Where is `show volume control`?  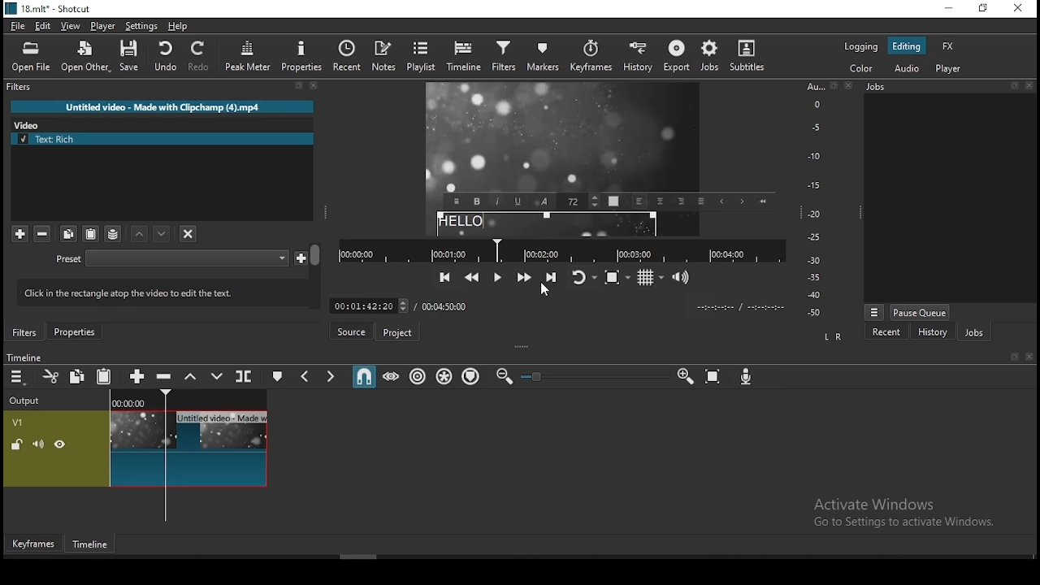 show volume control is located at coordinates (682, 276).